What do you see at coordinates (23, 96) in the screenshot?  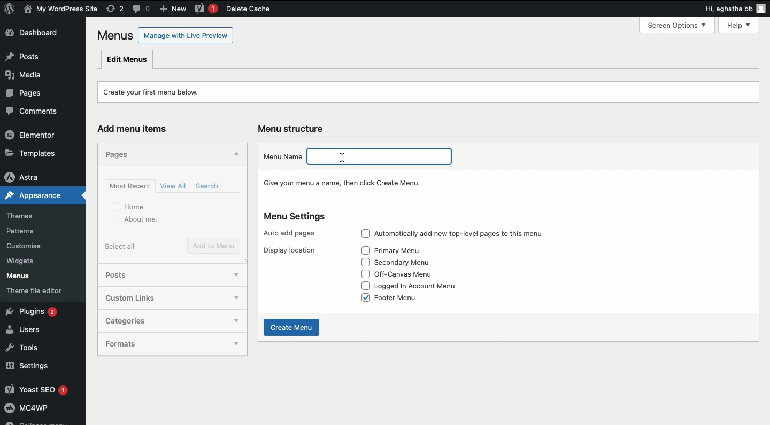 I see `Pages` at bounding box center [23, 96].